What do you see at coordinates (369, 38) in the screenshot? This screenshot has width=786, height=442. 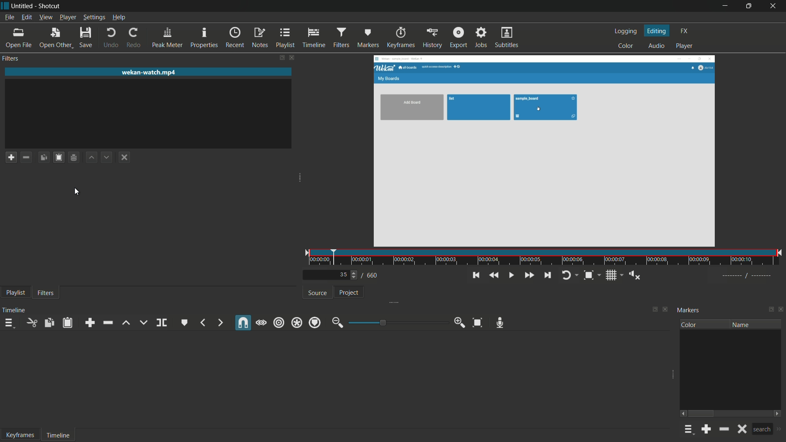 I see `markers` at bounding box center [369, 38].